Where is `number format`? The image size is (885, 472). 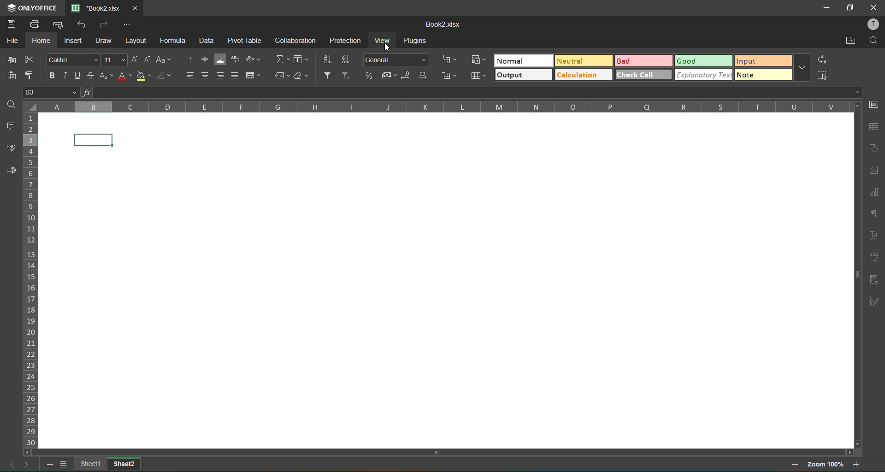 number format is located at coordinates (397, 59).